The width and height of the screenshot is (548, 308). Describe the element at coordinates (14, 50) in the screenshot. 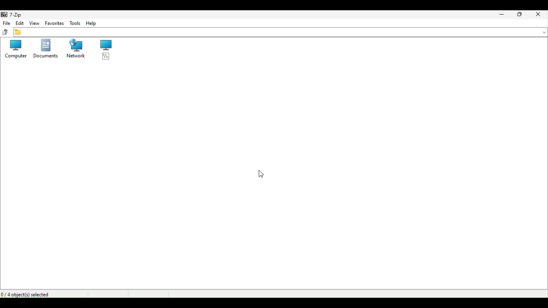

I see `Computers` at that location.